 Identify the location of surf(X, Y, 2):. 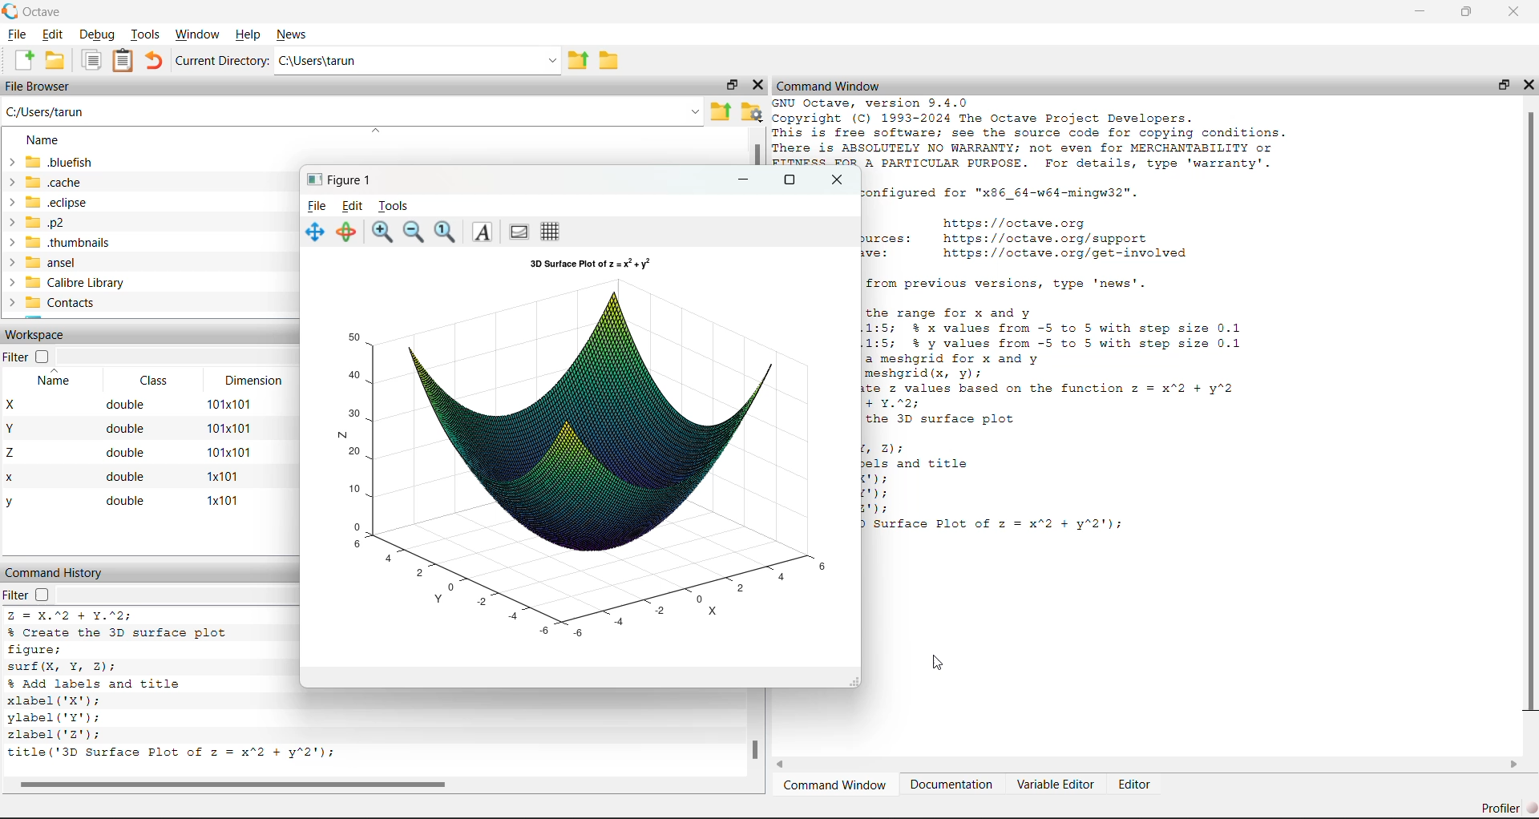
(63, 667).